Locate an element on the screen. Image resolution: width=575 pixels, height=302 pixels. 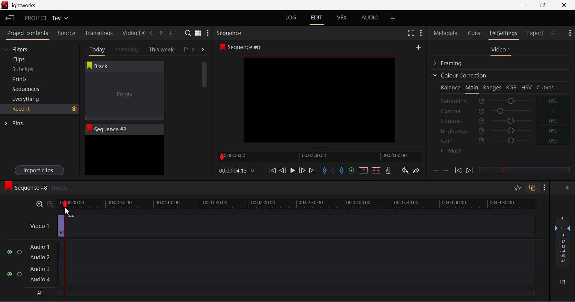
Filters is located at coordinates (22, 48).